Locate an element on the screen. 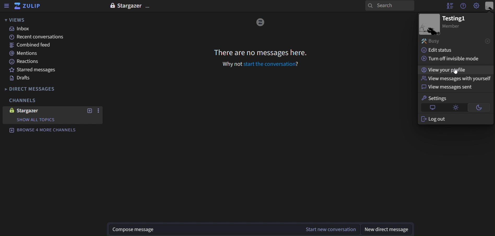 The height and width of the screenshot is (236, 495). show all topics is located at coordinates (31, 119).